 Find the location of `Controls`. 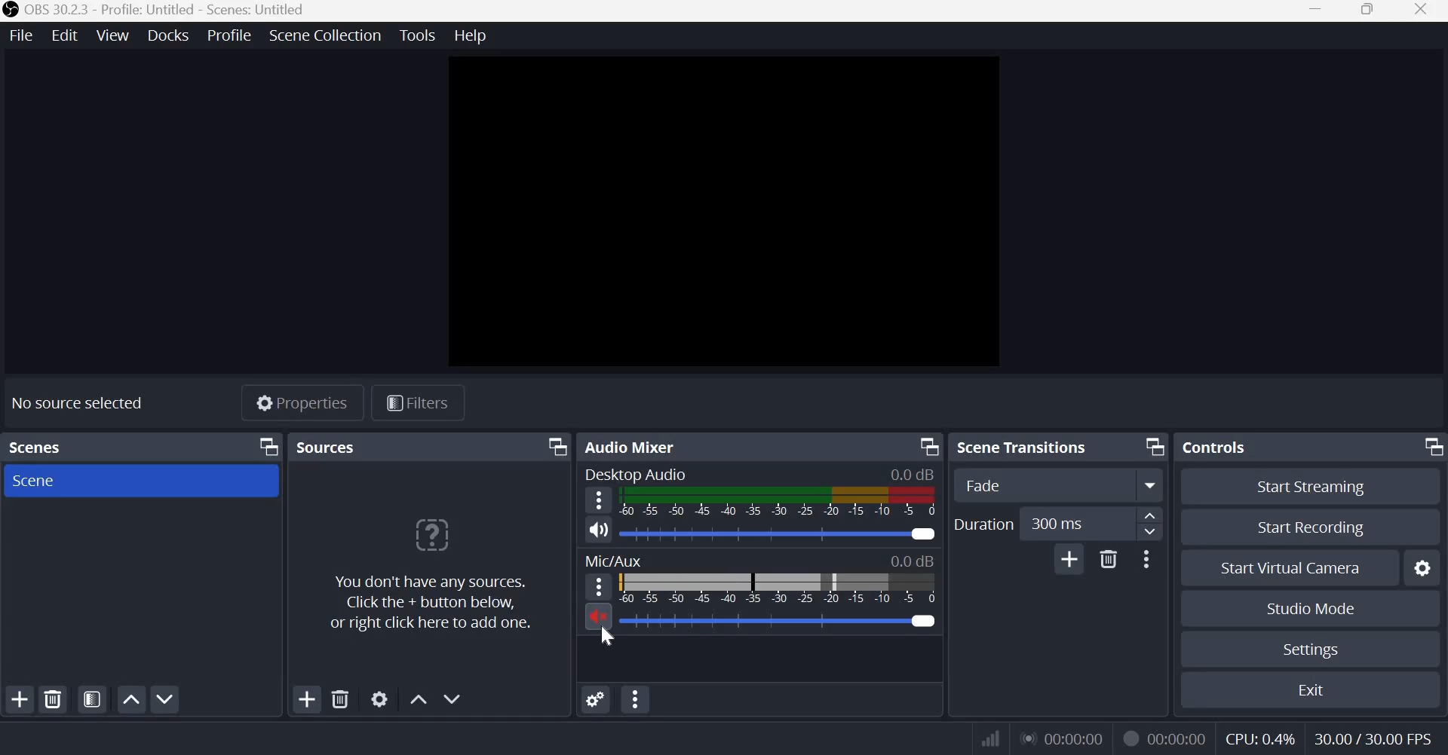

Controls is located at coordinates (1211, 447).